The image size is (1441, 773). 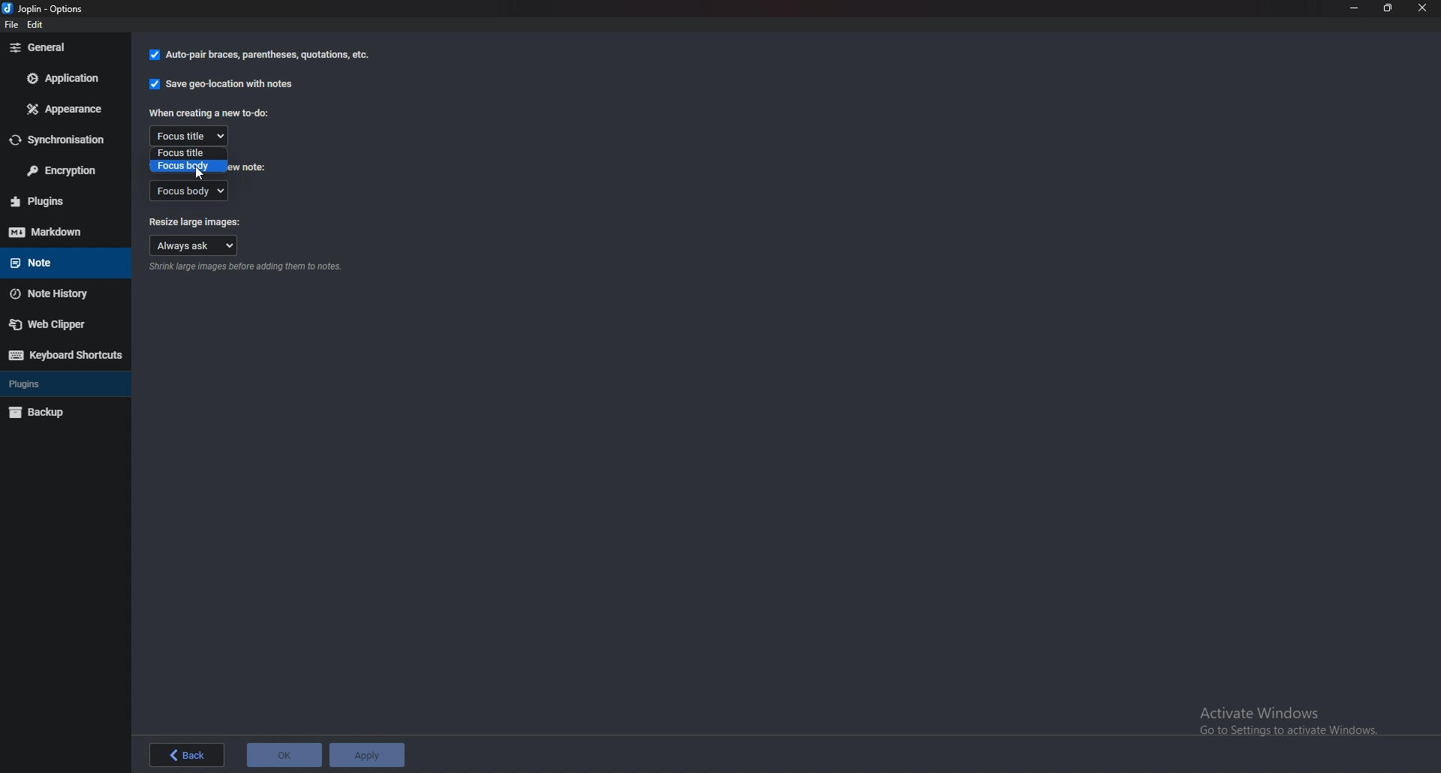 I want to click on back, so click(x=188, y=753).